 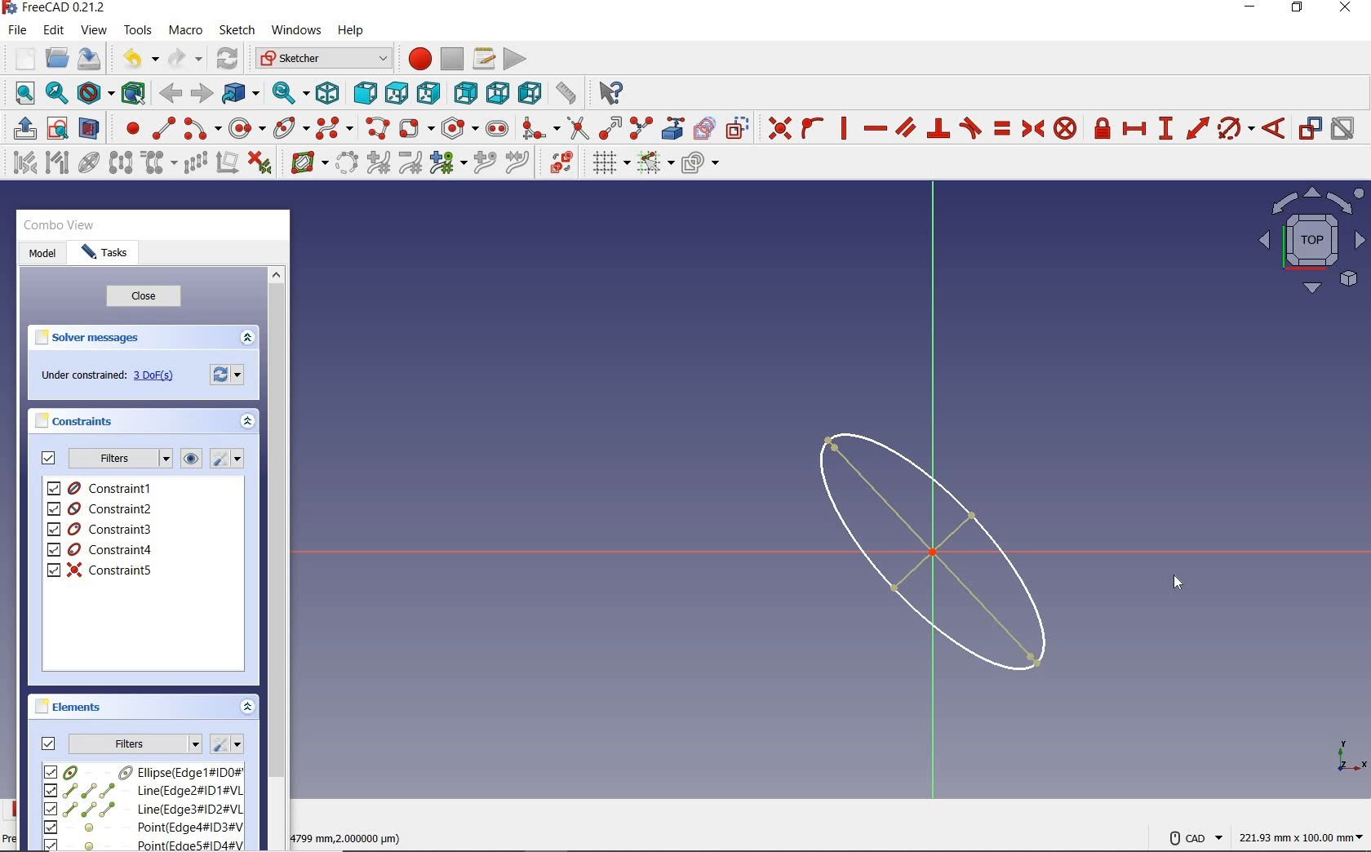 What do you see at coordinates (410, 162) in the screenshot?
I see `decrease B-Spline degree` at bounding box center [410, 162].